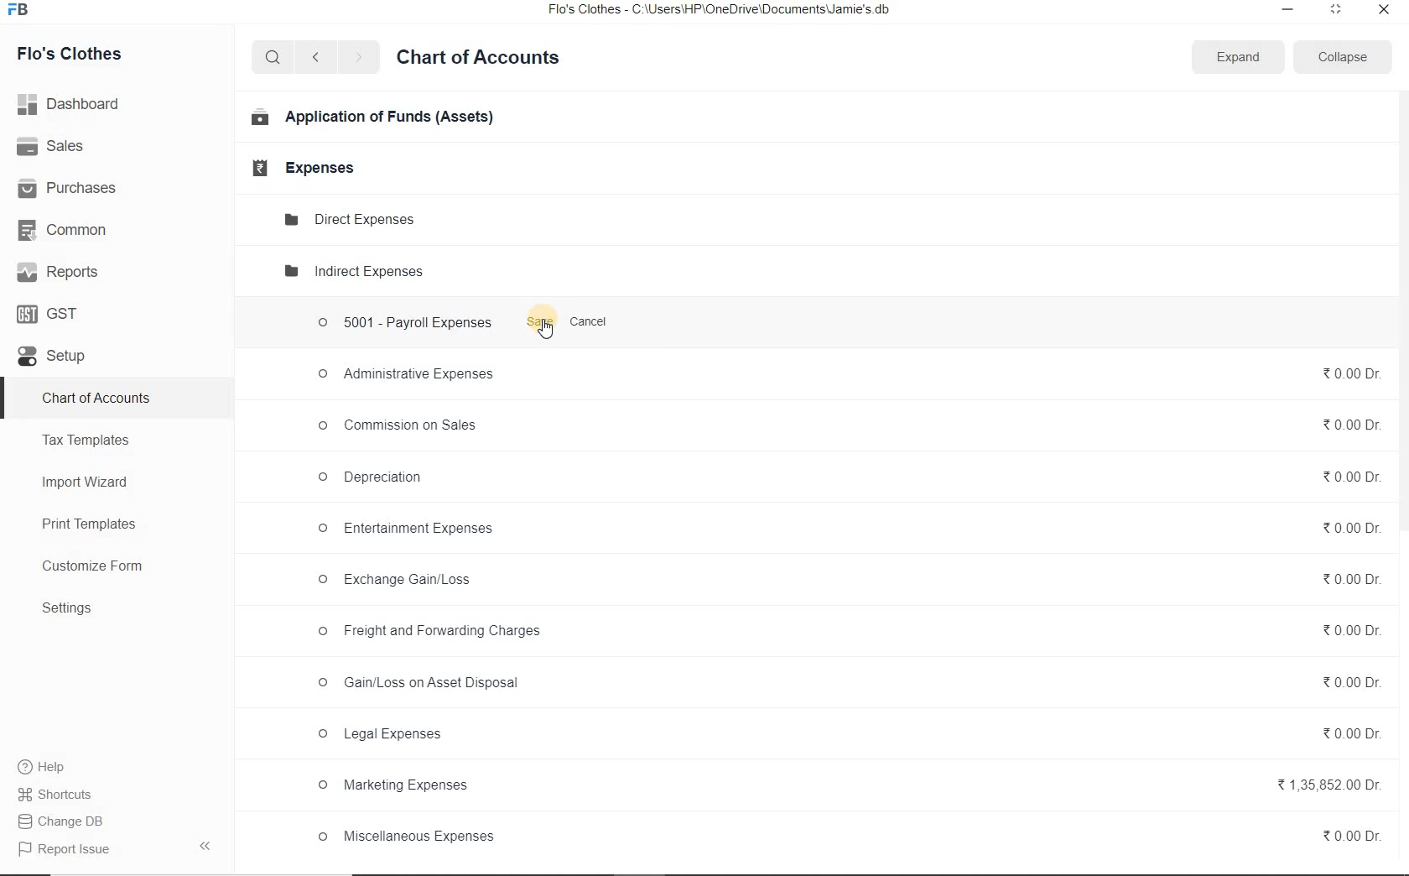  What do you see at coordinates (347, 218) in the screenshot?
I see `Direct Expense` at bounding box center [347, 218].